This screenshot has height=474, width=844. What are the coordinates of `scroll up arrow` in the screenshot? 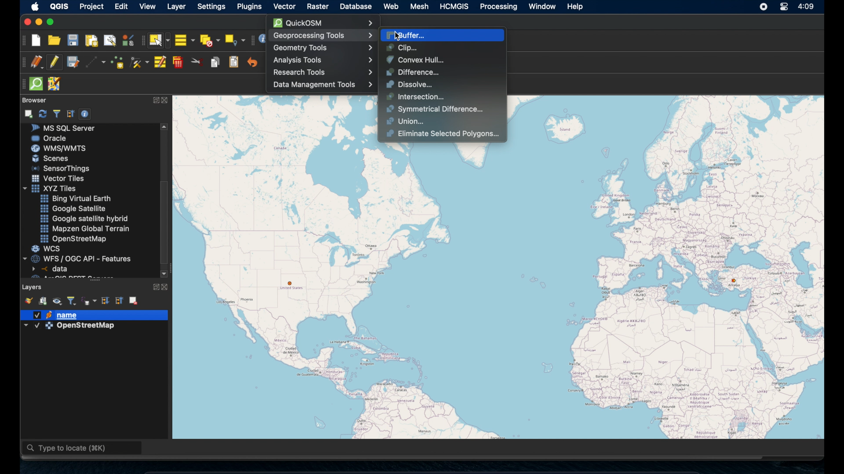 It's located at (165, 126).